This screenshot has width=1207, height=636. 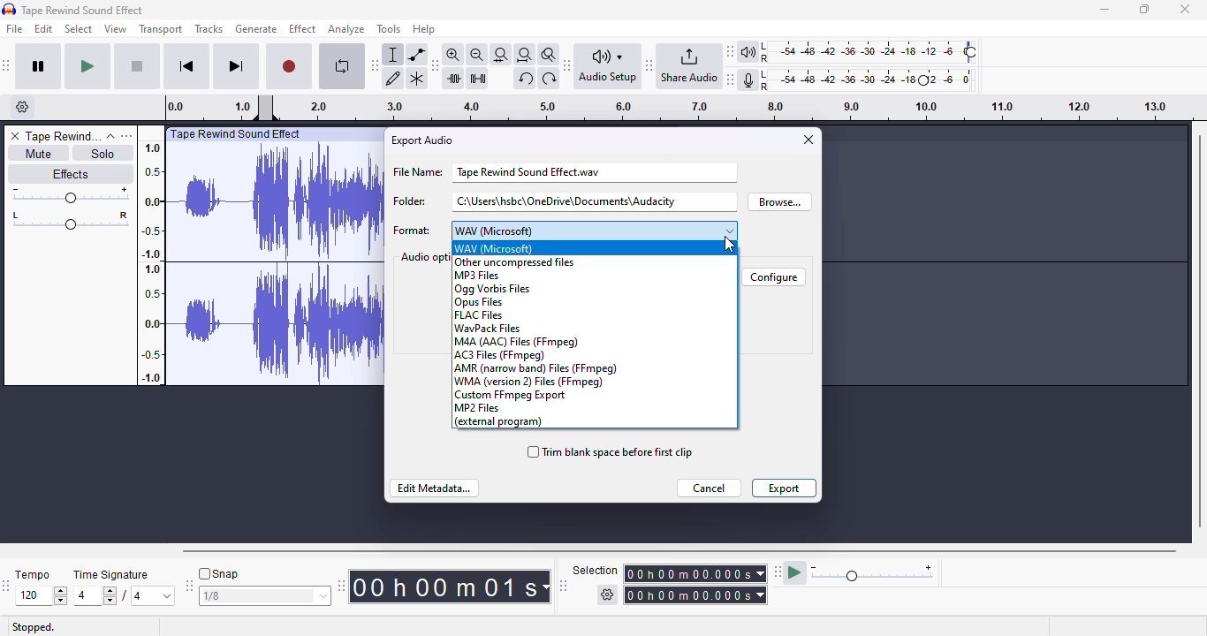 What do you see at coordinates (418, 54) in the screenshot?
I see `envelope tool` at bounding box center [418, 54].